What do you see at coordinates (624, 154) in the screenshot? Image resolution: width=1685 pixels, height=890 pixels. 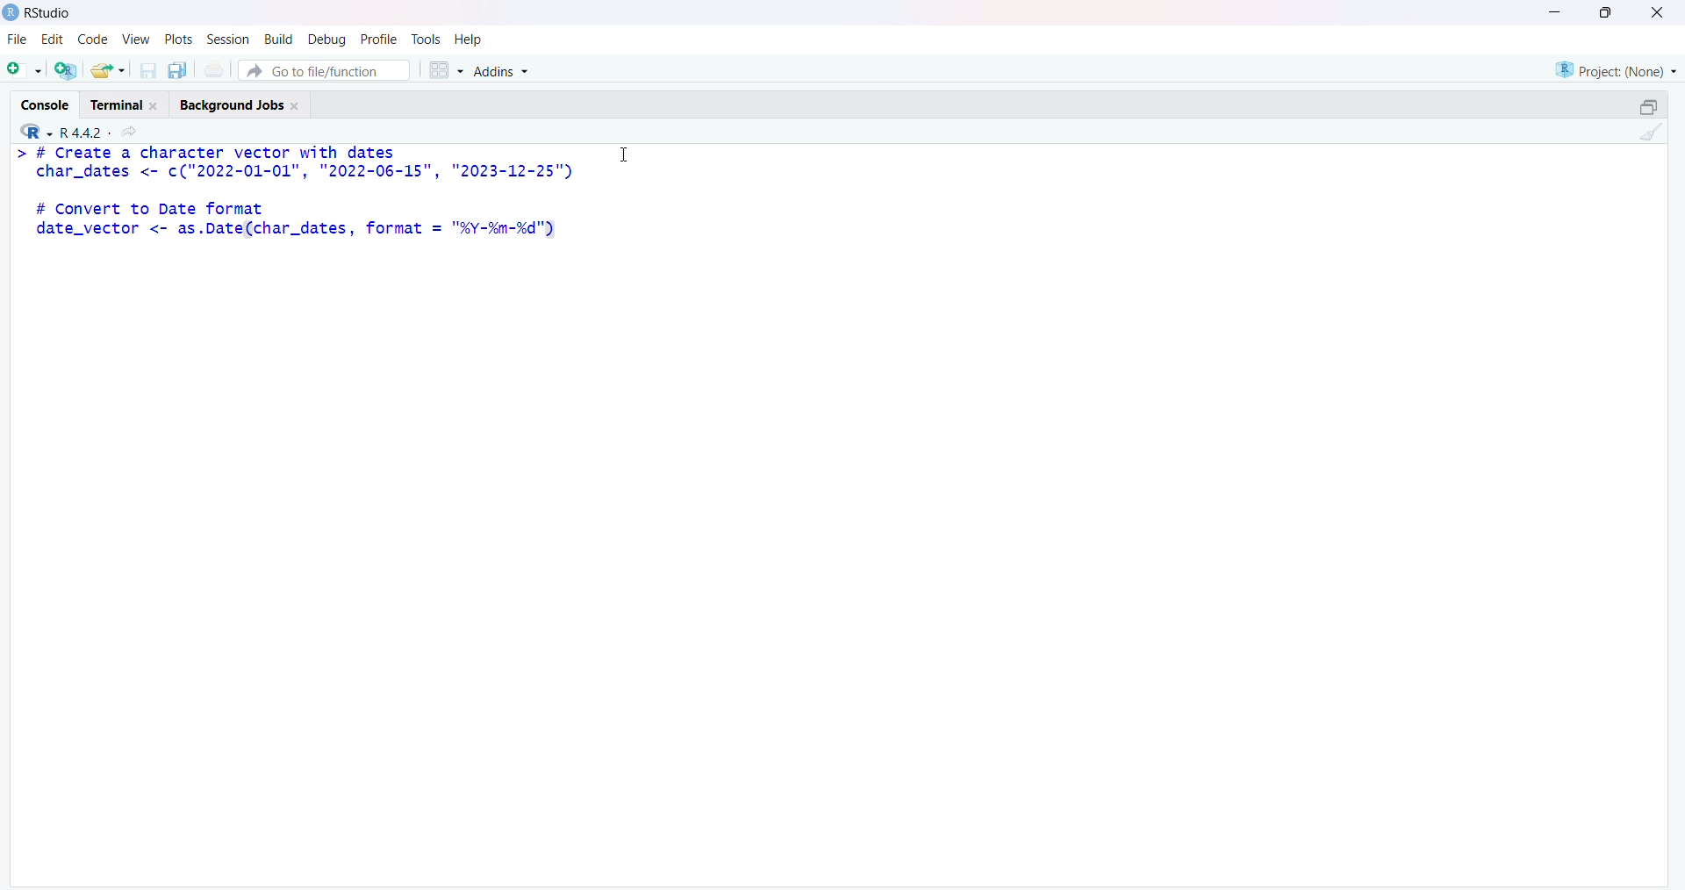 I see `Cursor` at bounding box center [624, 154].